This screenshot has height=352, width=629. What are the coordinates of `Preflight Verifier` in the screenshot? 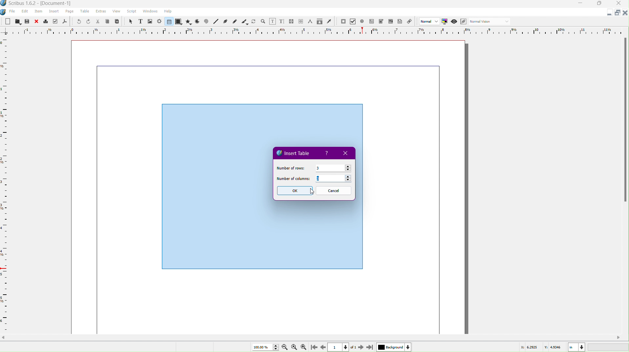 It's located at (54, 22).